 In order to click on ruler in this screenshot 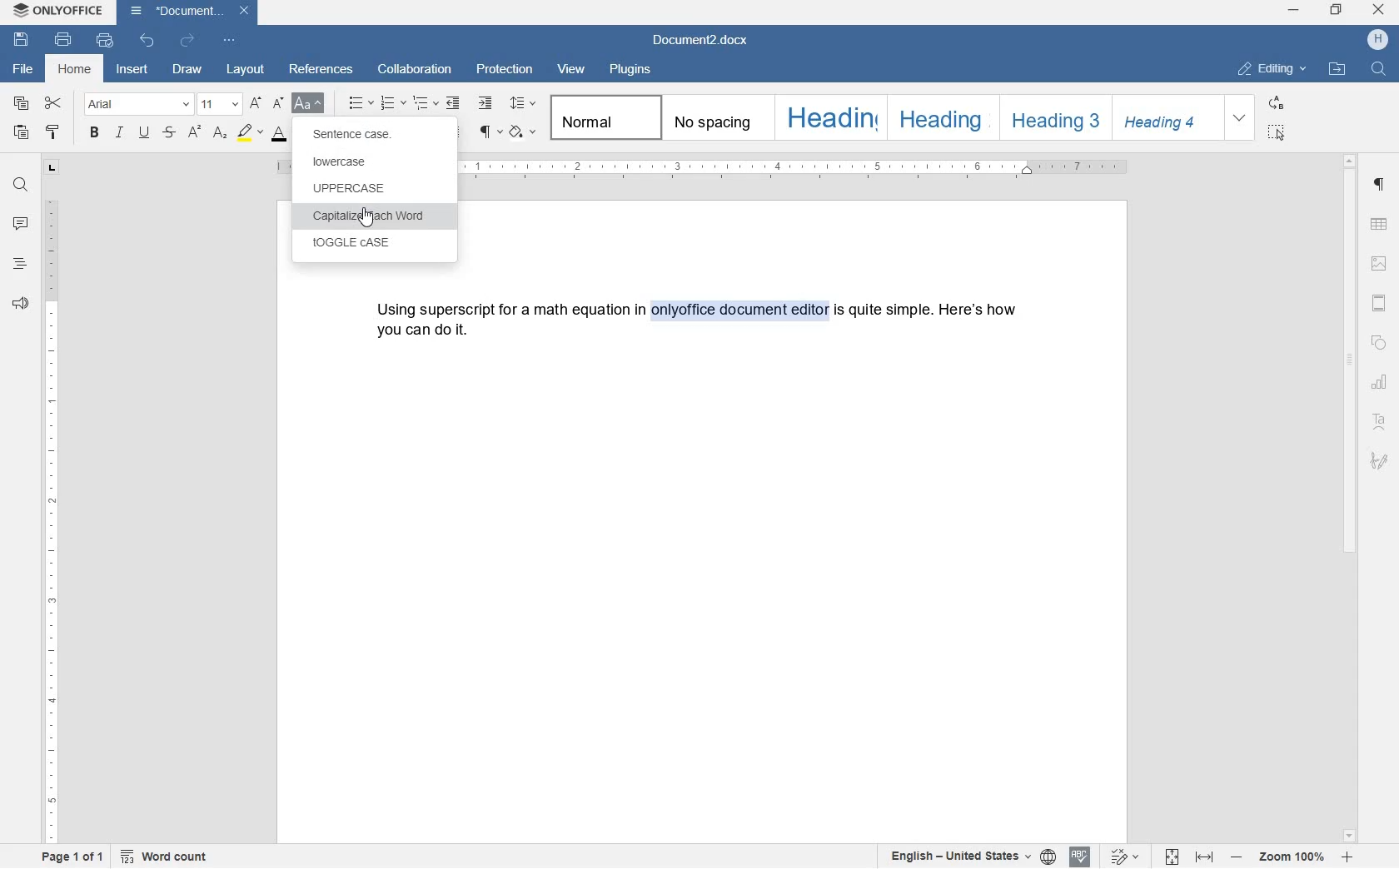, I will do `click(52, 524)`.